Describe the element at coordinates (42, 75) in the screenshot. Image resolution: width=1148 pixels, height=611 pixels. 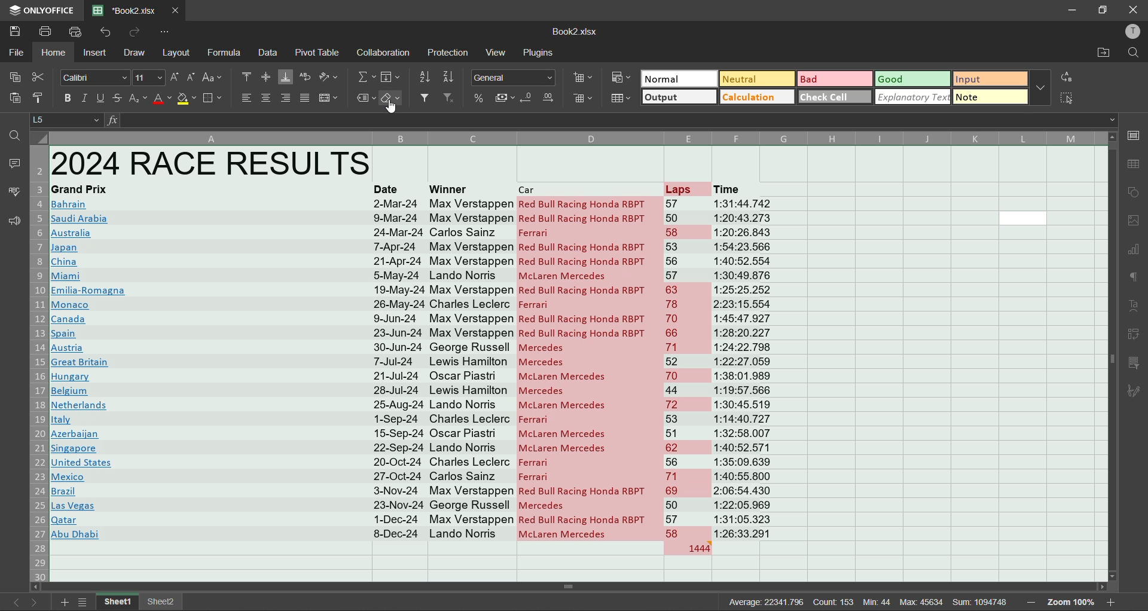
I see `cut` at that location.